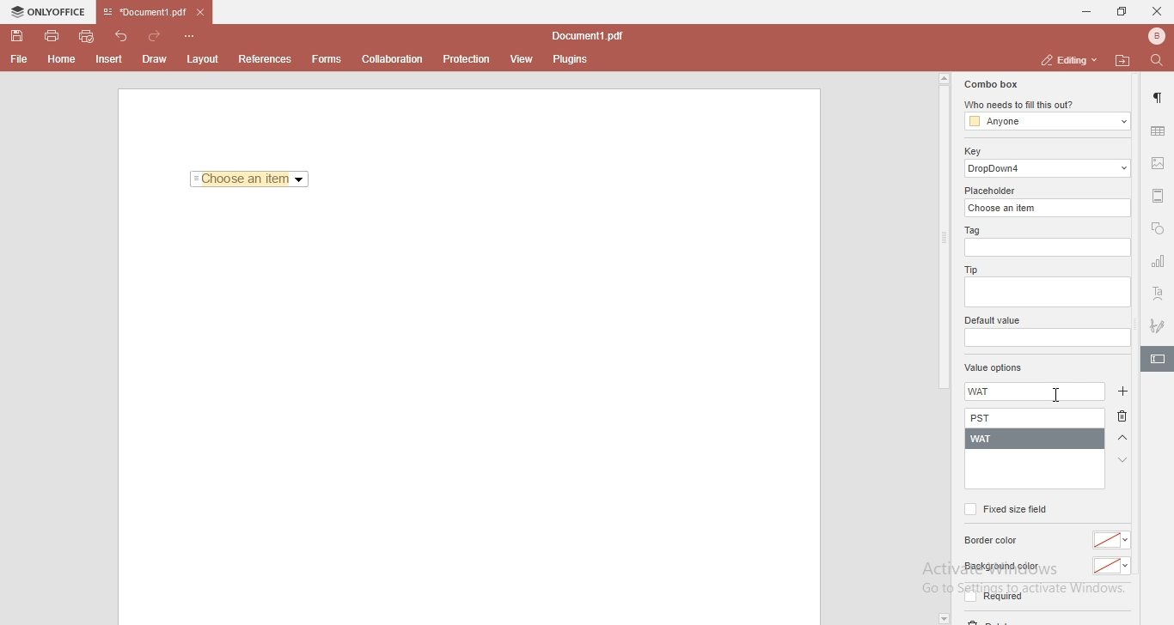 Image resolution: width=1174 pixels, height=625 pixels. What do you see at coordinates (158, 33) in the screenshot?
I see `redo` at bounding box center [158, 33].